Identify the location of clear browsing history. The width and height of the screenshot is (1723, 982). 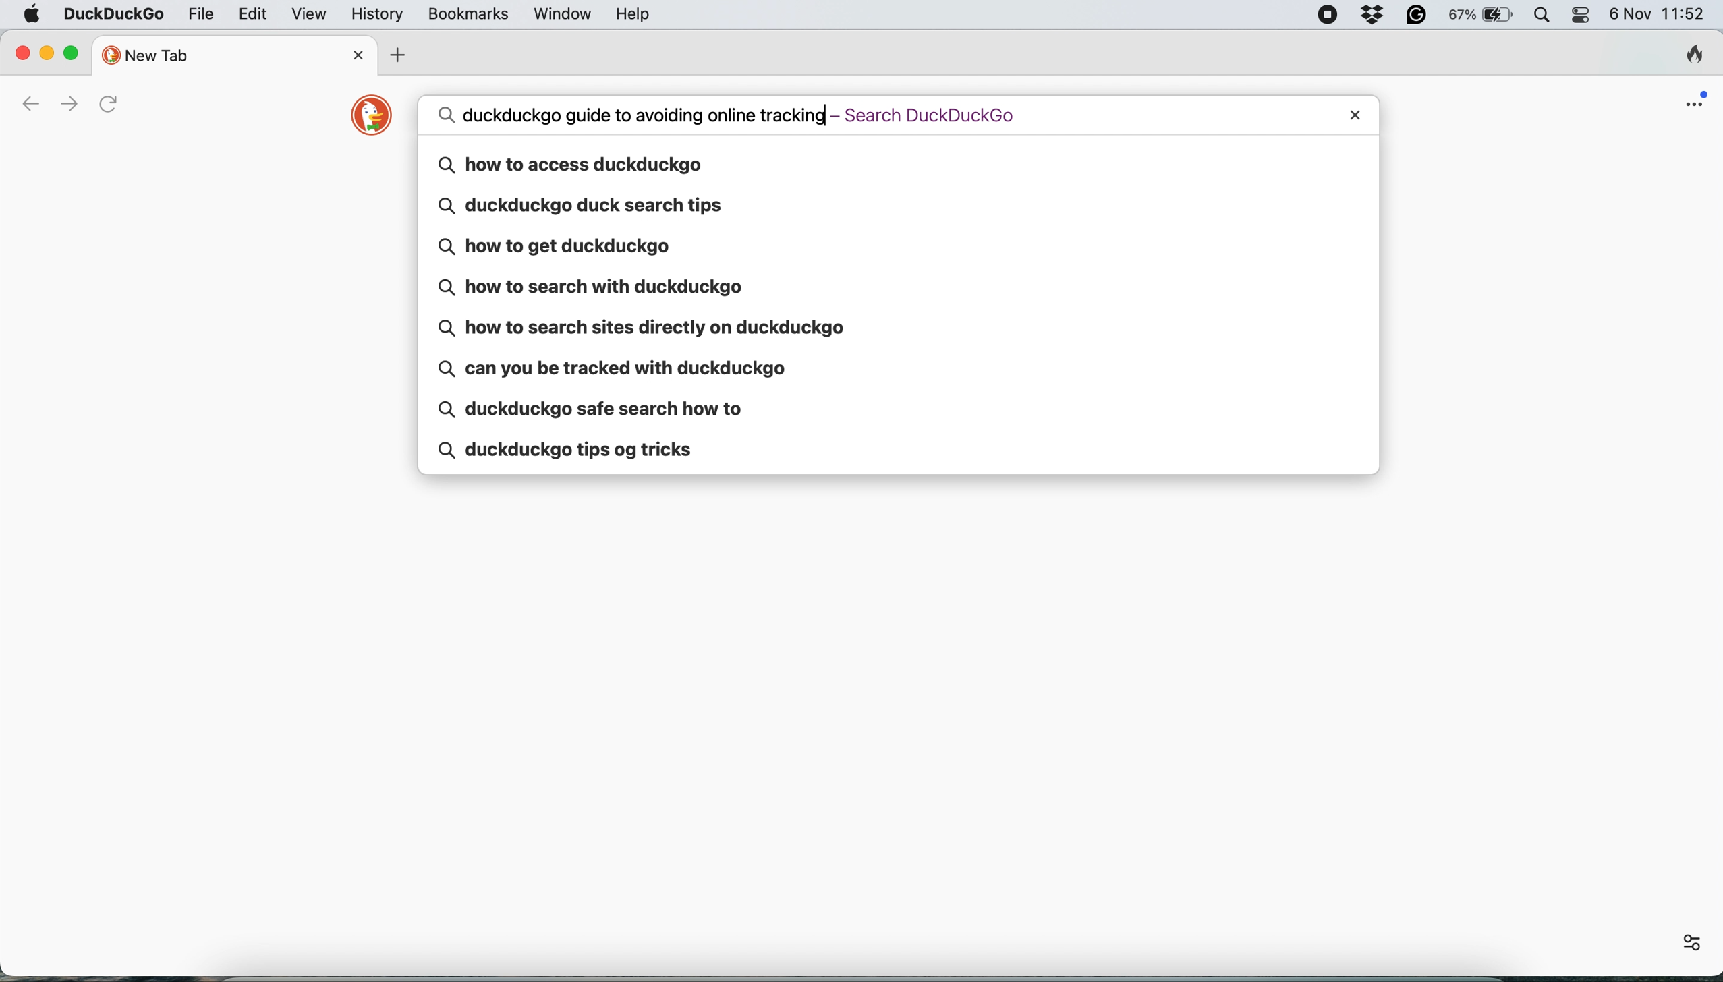
(1686, 54).